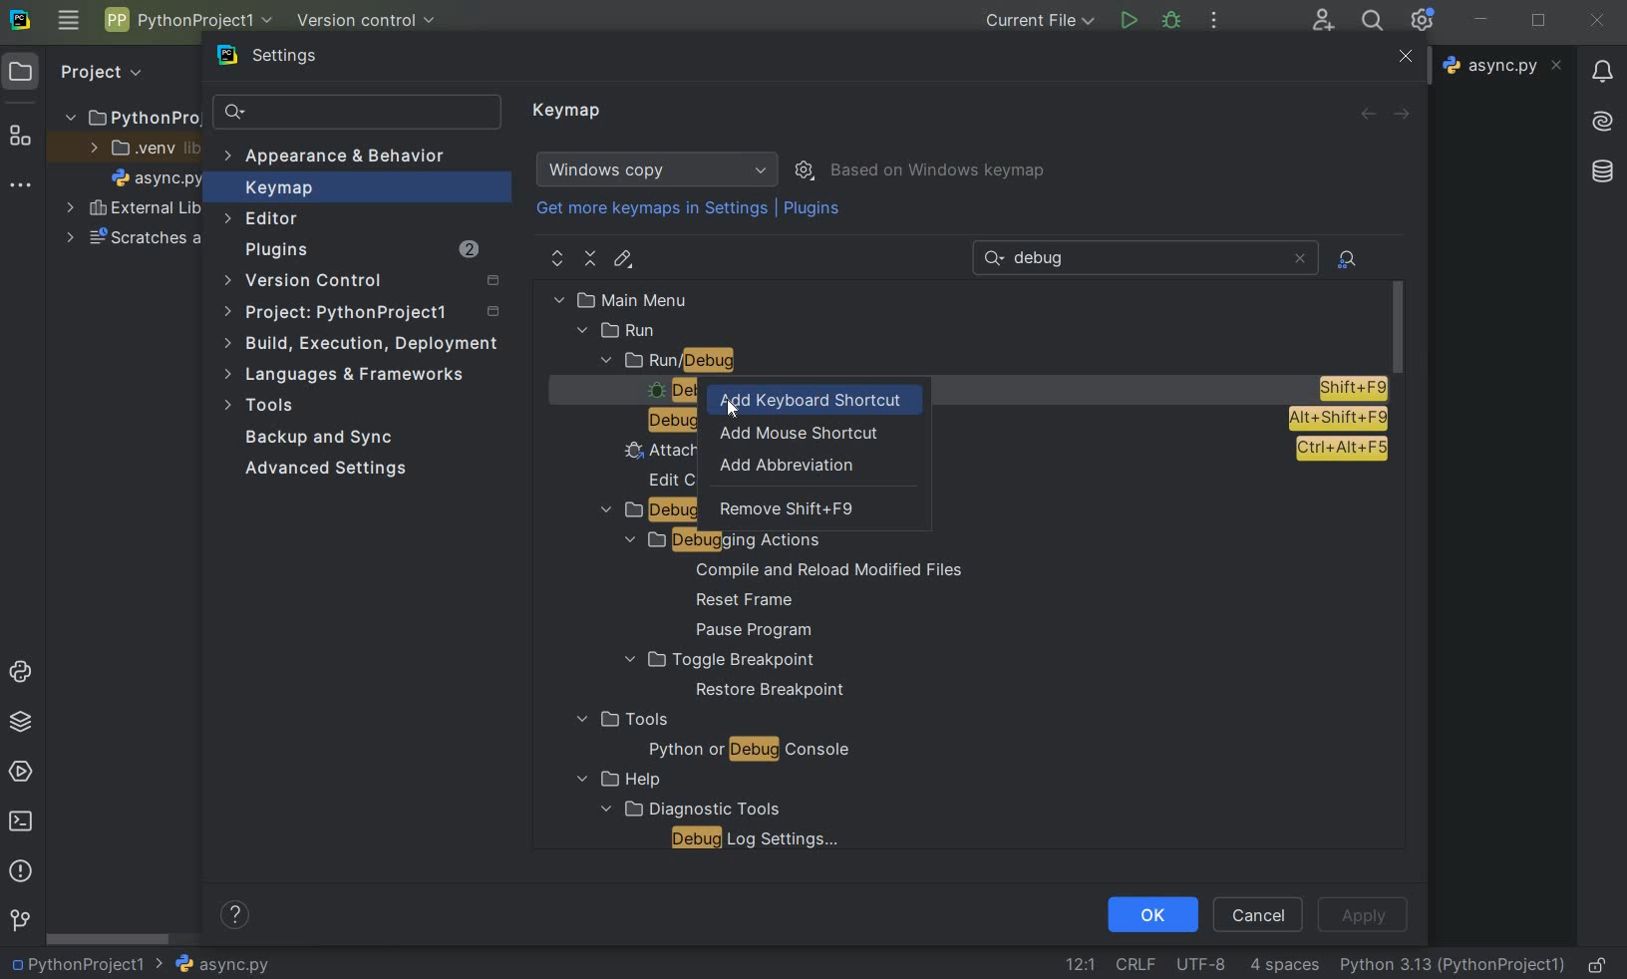 This screenshot has height=979, width=1627. Describe the element at coordinates (714, 540) in the screenshot. I see `debugging actions` at that location.